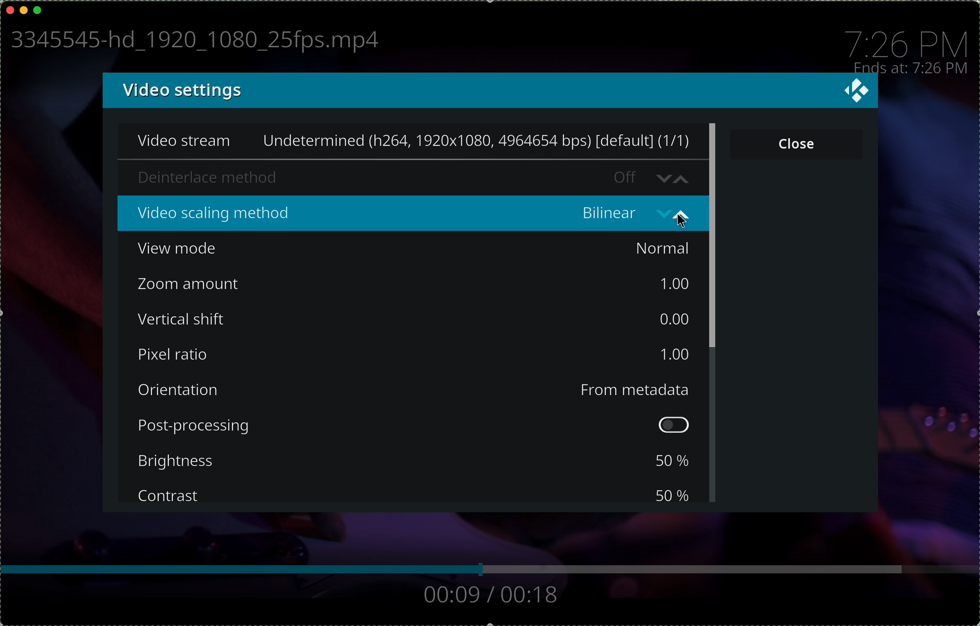 This screenshot has width=980, height=626. What do you see at coordinates (672, 354) in the screenshot?
I see `1.00` at bounding box center [672, 354].